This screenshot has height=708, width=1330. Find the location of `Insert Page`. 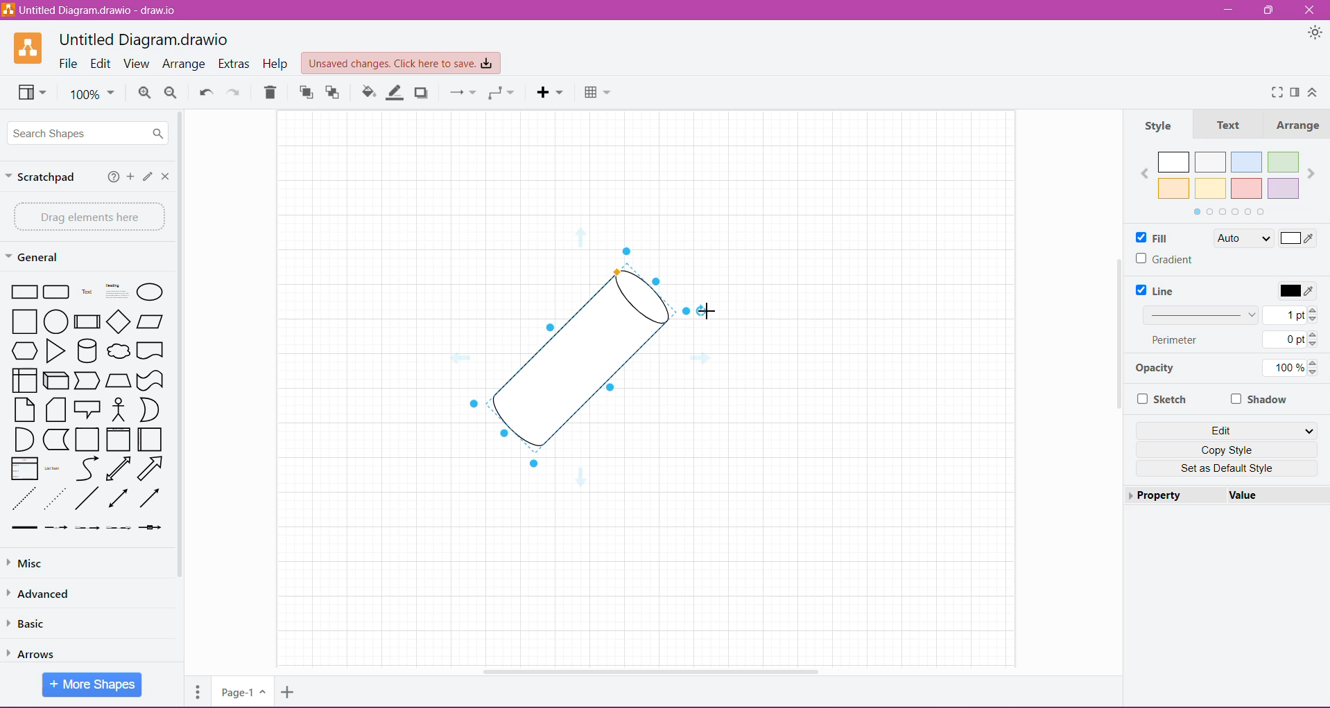

Insert Page is located at coordinates (287, 694).